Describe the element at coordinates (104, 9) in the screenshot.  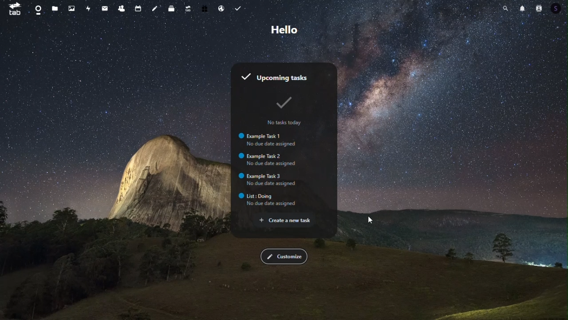
I see `mail` at that location.